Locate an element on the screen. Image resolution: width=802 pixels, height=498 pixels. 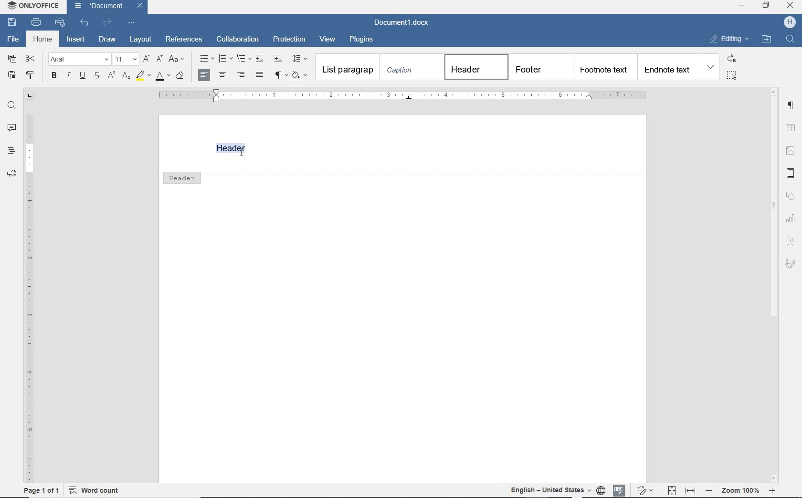
insert is located at coordinates (76, 38).